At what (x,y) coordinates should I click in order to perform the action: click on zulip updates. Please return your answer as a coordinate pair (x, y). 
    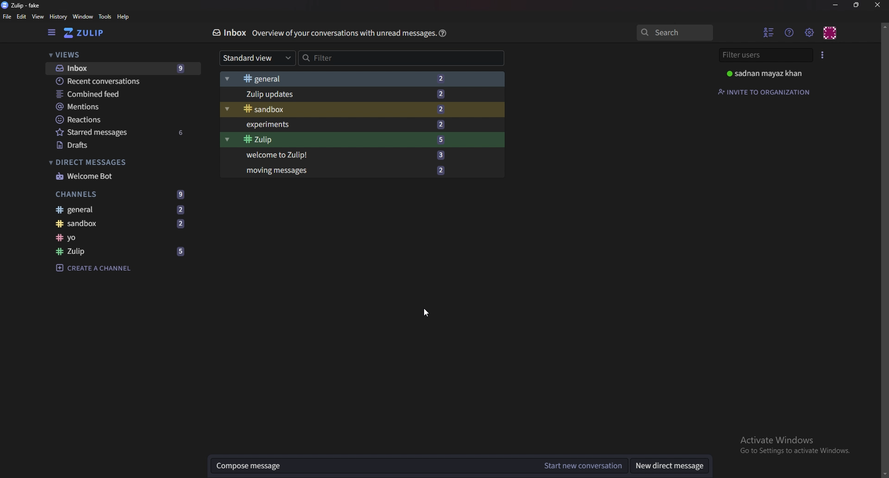
    Looking at the image, I should click on (361, 94).